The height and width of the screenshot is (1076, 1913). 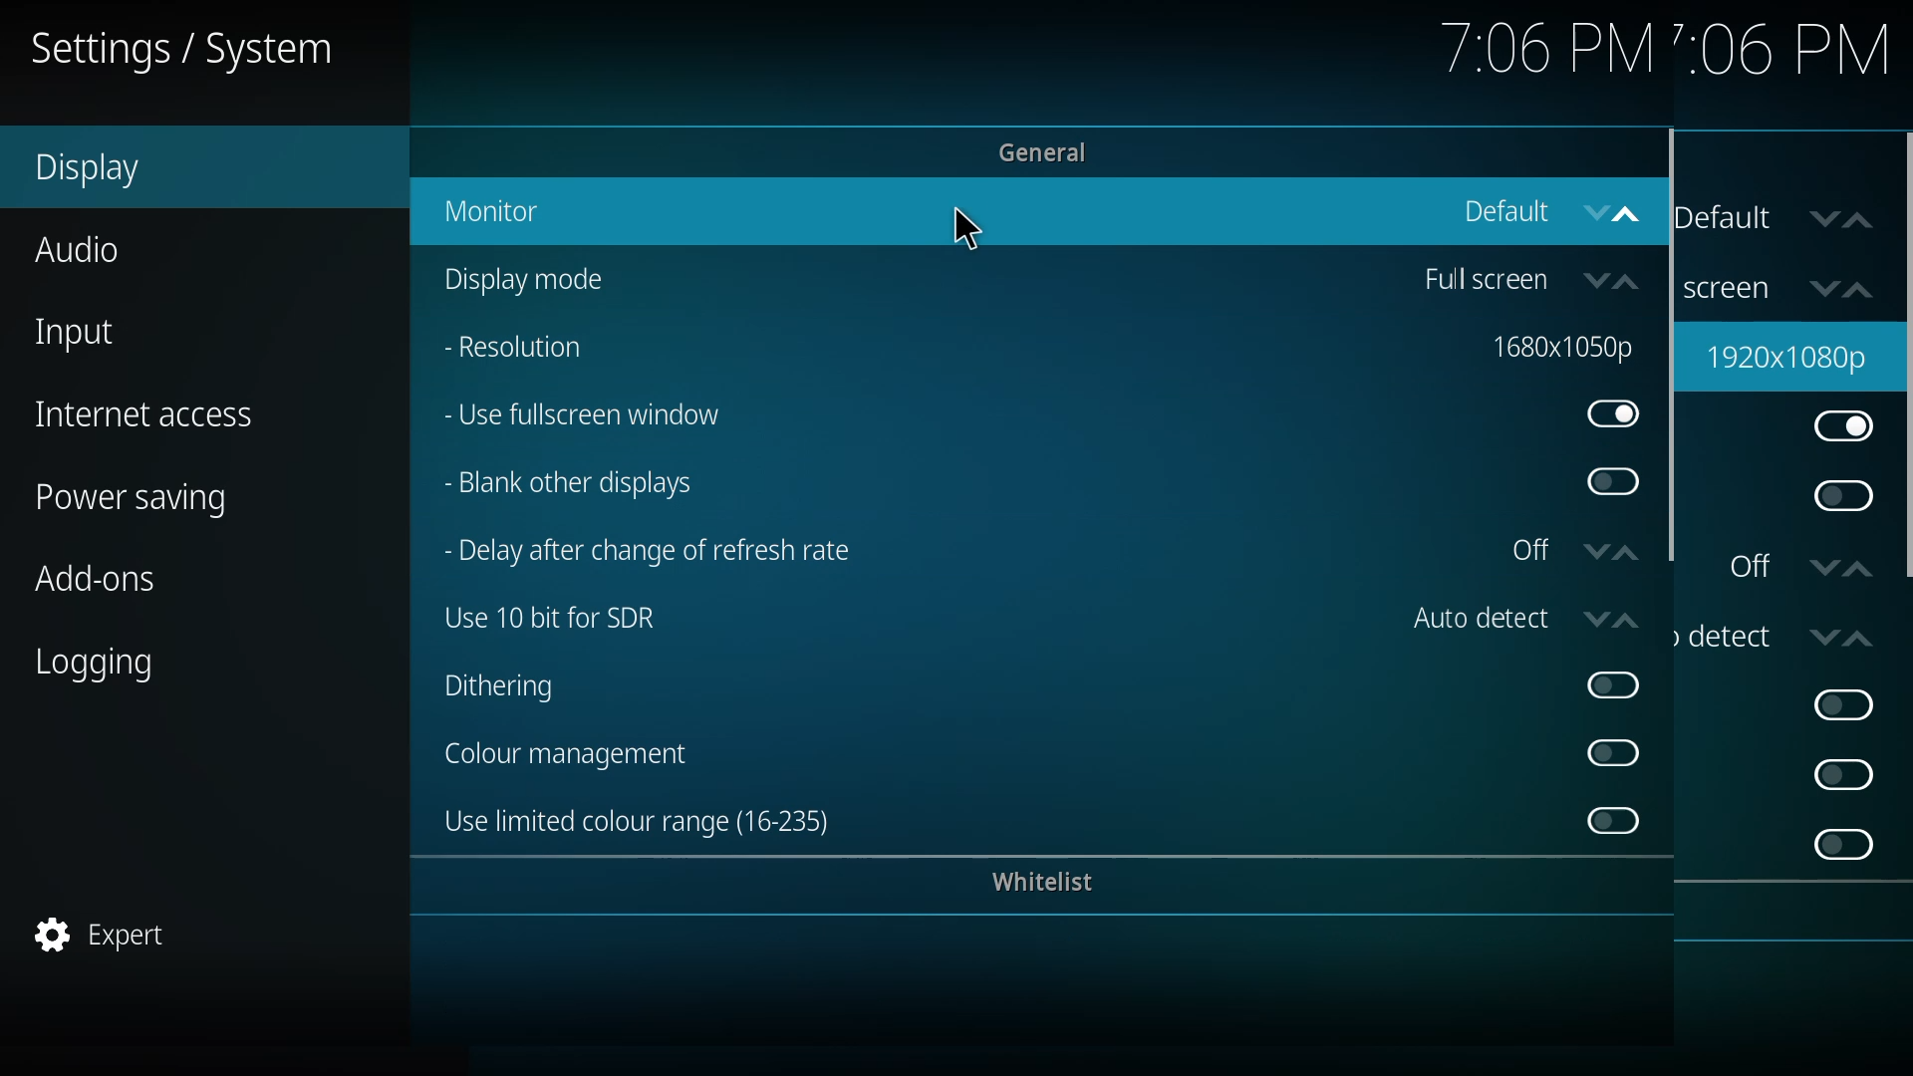 What do you see at coordinates (1784, 634) in the screenshot?
I see `auto detect` at bounding box center [1784, 634].